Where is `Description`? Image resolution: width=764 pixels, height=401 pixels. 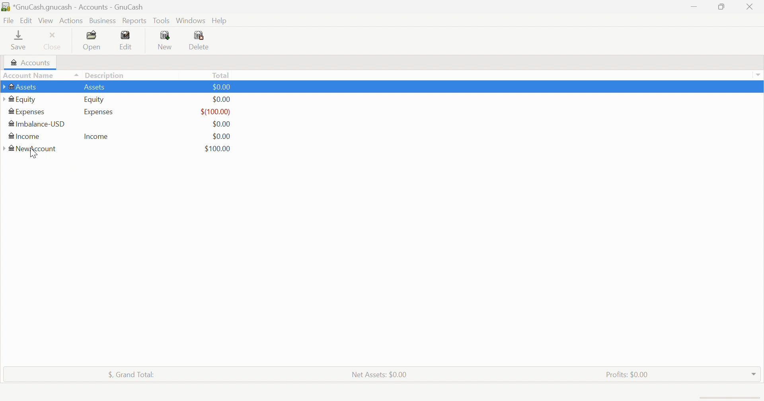 Description is located at coordinates (108, 75).